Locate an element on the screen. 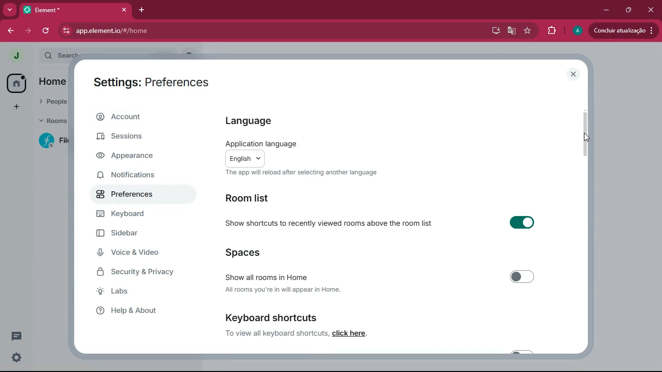 The height and width of the screenshot is (372, 662). appearance is located at coordinates (132, 157).